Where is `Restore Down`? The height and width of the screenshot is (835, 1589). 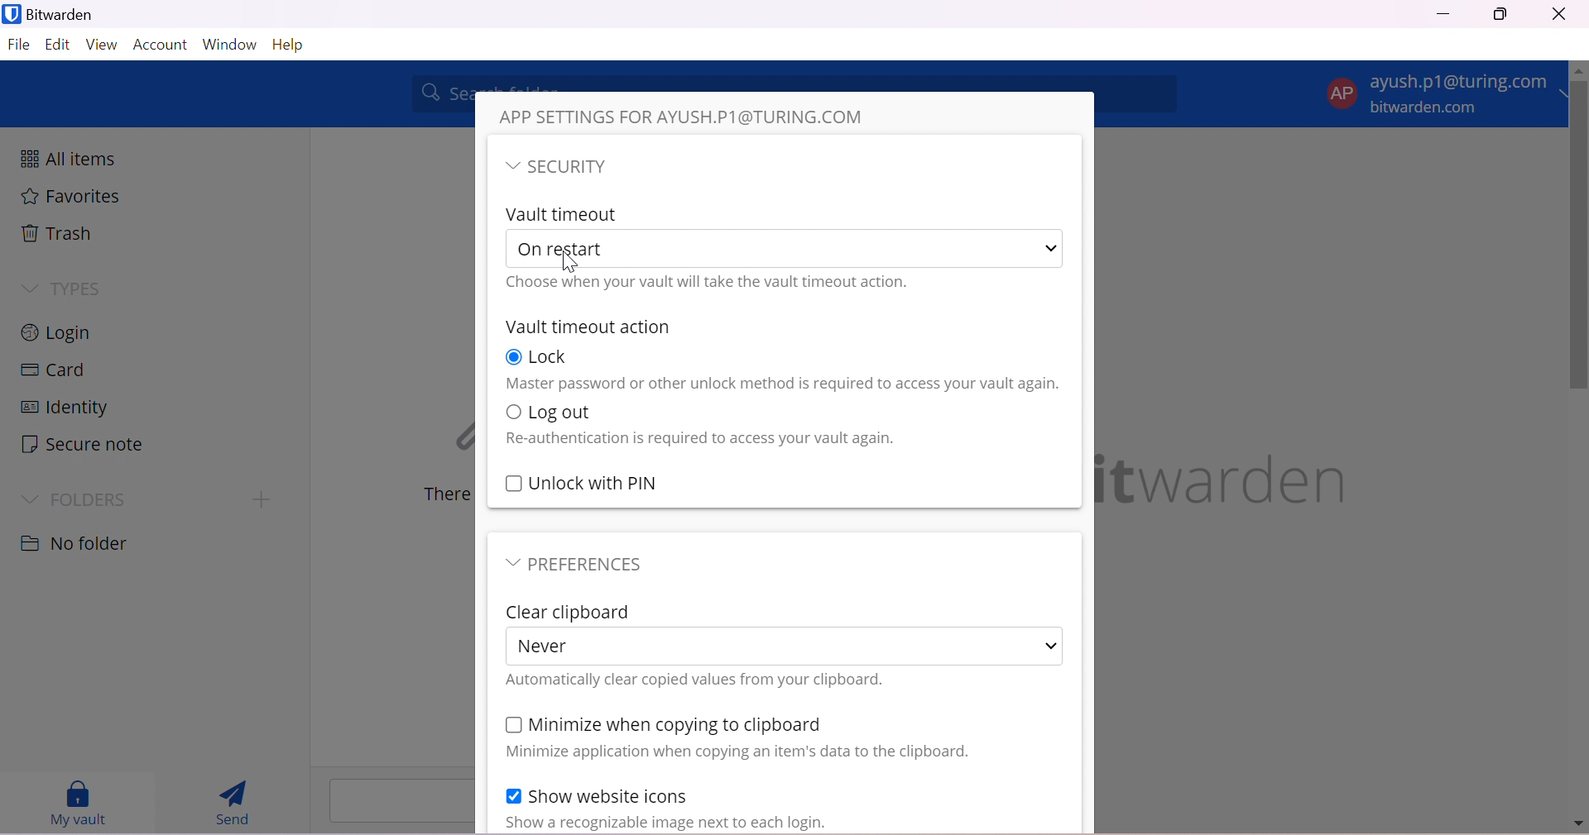 Restore Down is located at coordinates (1502, 16).